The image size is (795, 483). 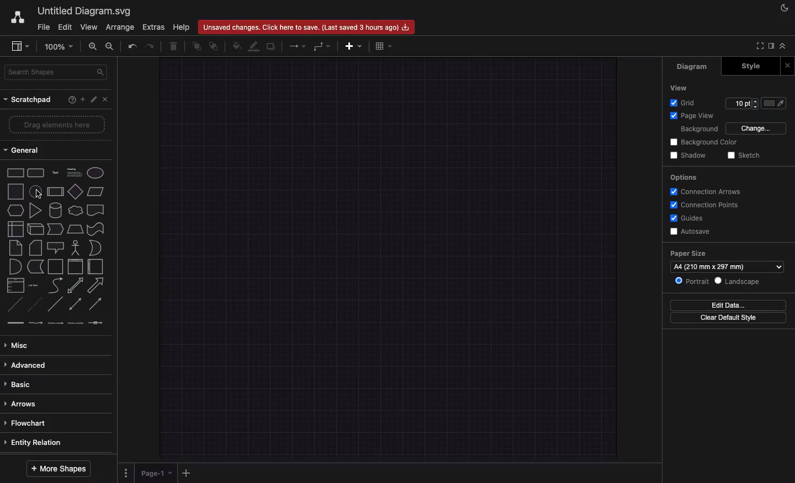 I want to click on Landscape , so click(x=738, y=281).